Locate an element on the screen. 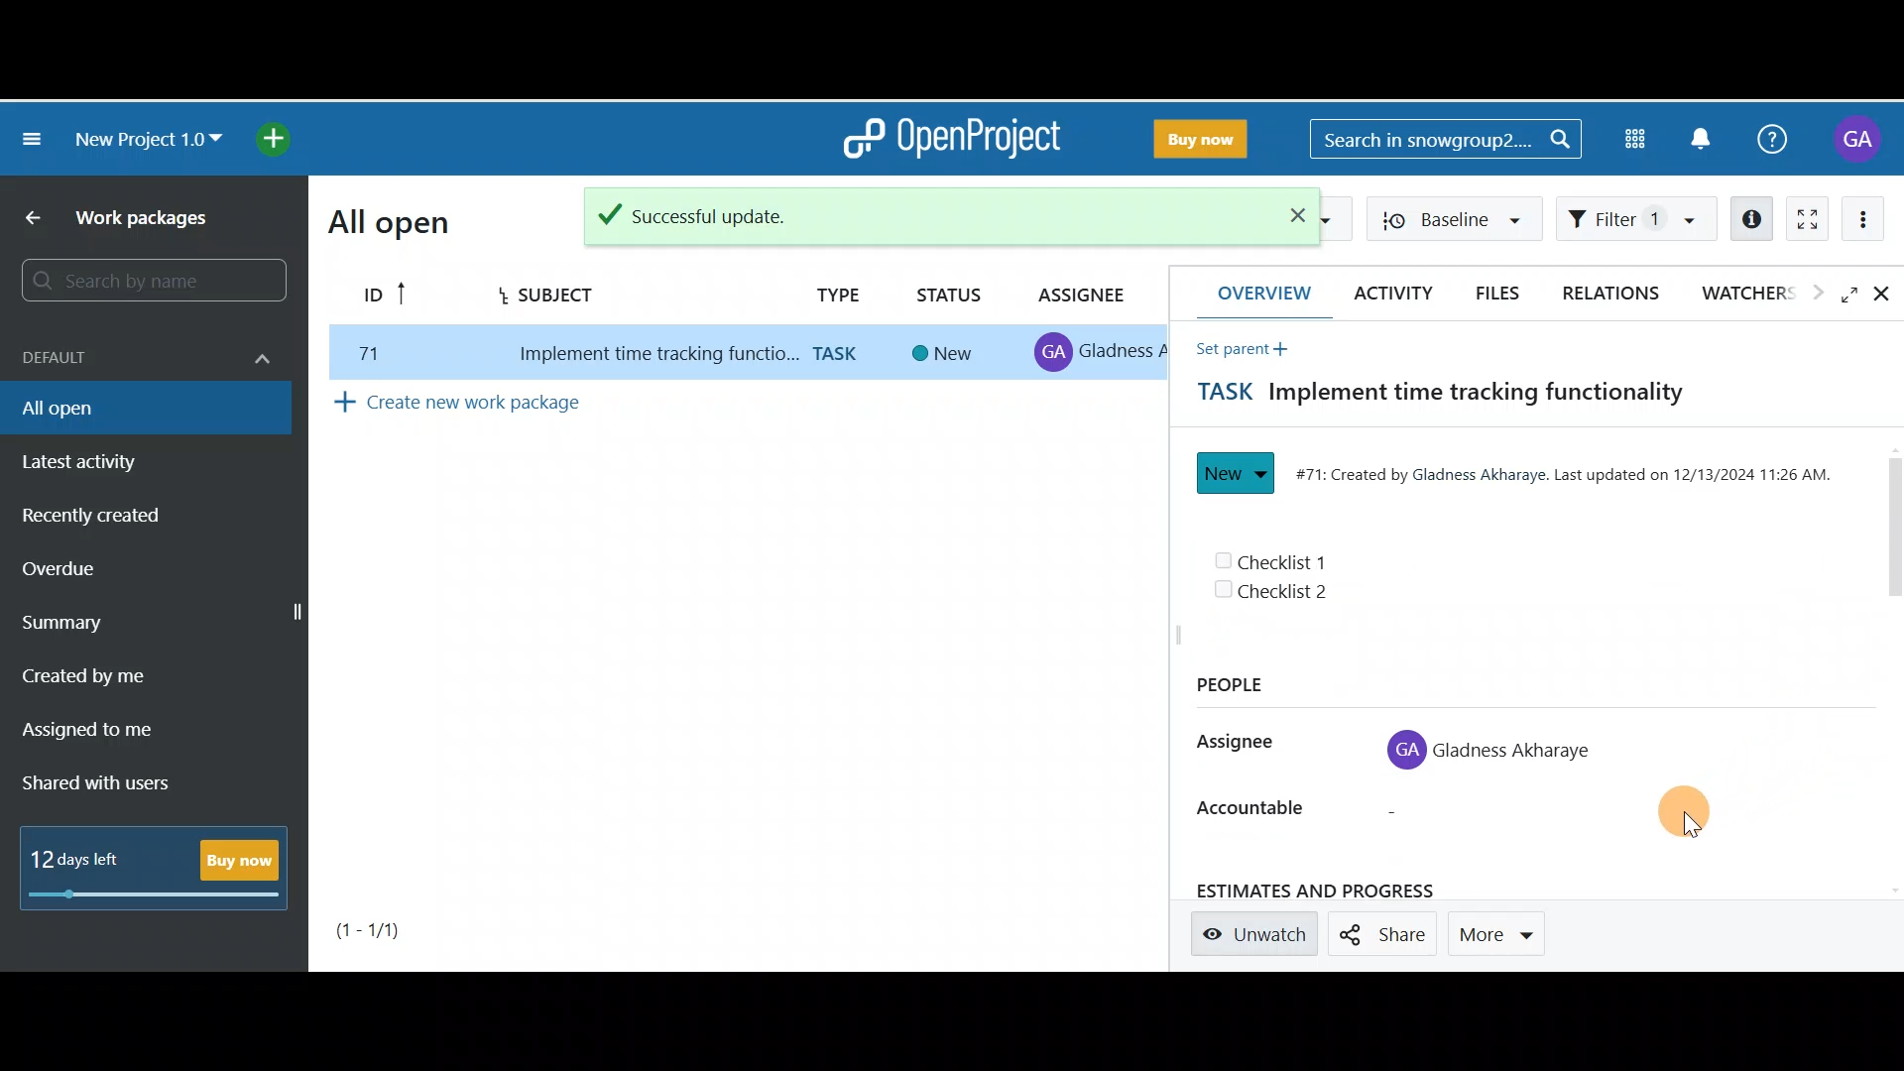 The image size is (1904, 1071). OpenProject is located at coordinates (950, 139).